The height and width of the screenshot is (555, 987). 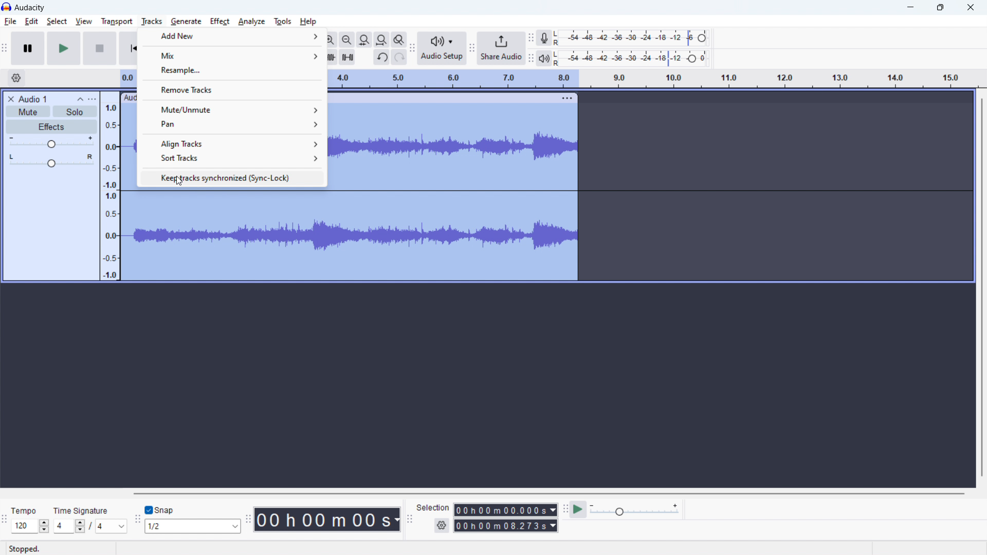 What do you see at coordinates (502, 48) in the screenshot?
I see `share audio` at bounding box center [502, 48].